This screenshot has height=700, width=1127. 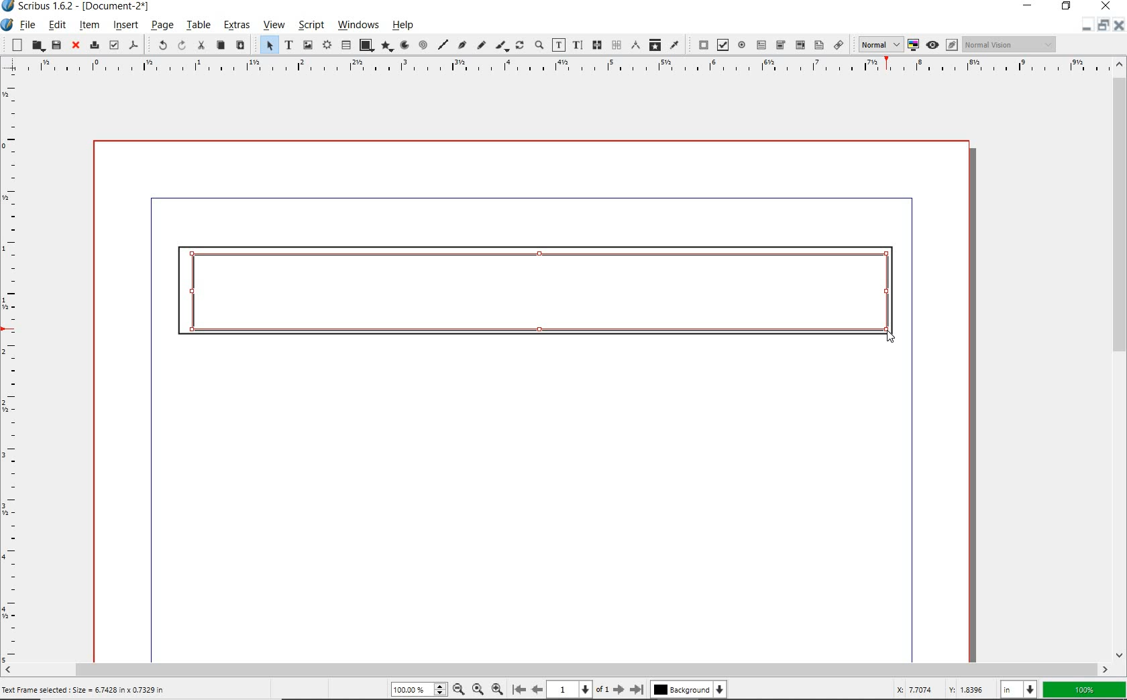 I want to click on move to previous, so click(x=537, y=688).